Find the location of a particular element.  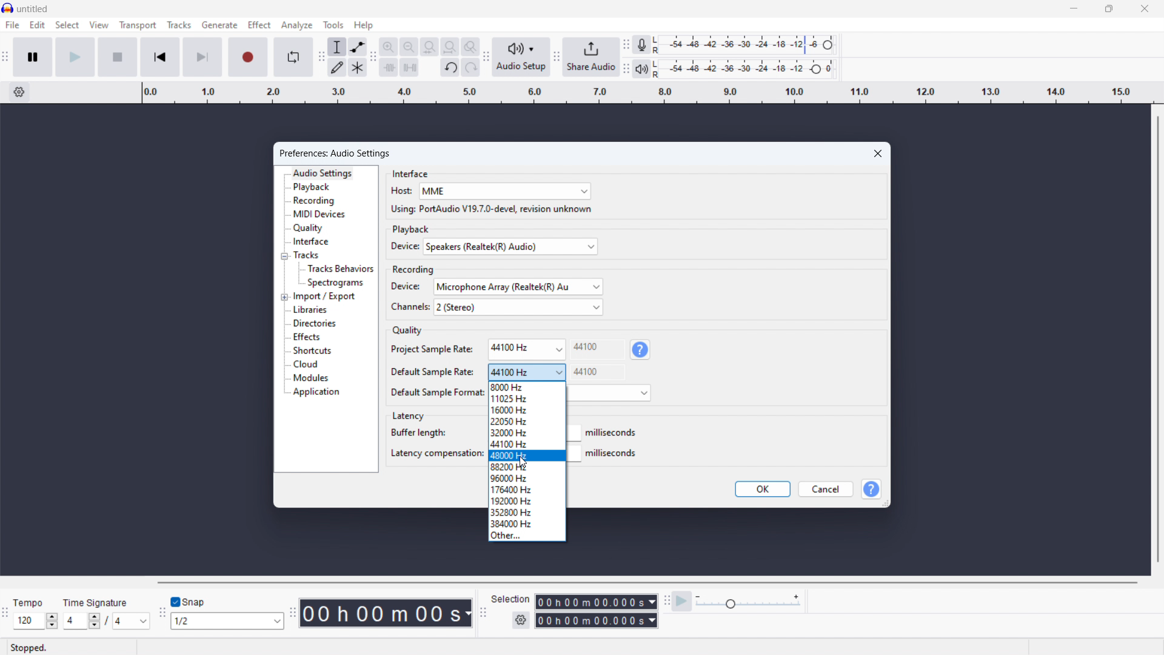

Project sample rate  is located at coordinates (431, 349).